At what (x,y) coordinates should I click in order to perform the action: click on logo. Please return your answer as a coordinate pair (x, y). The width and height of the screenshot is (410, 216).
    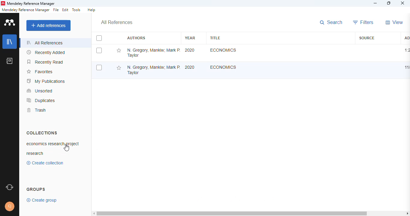
    Looking at the image, I should click on (3, 3).